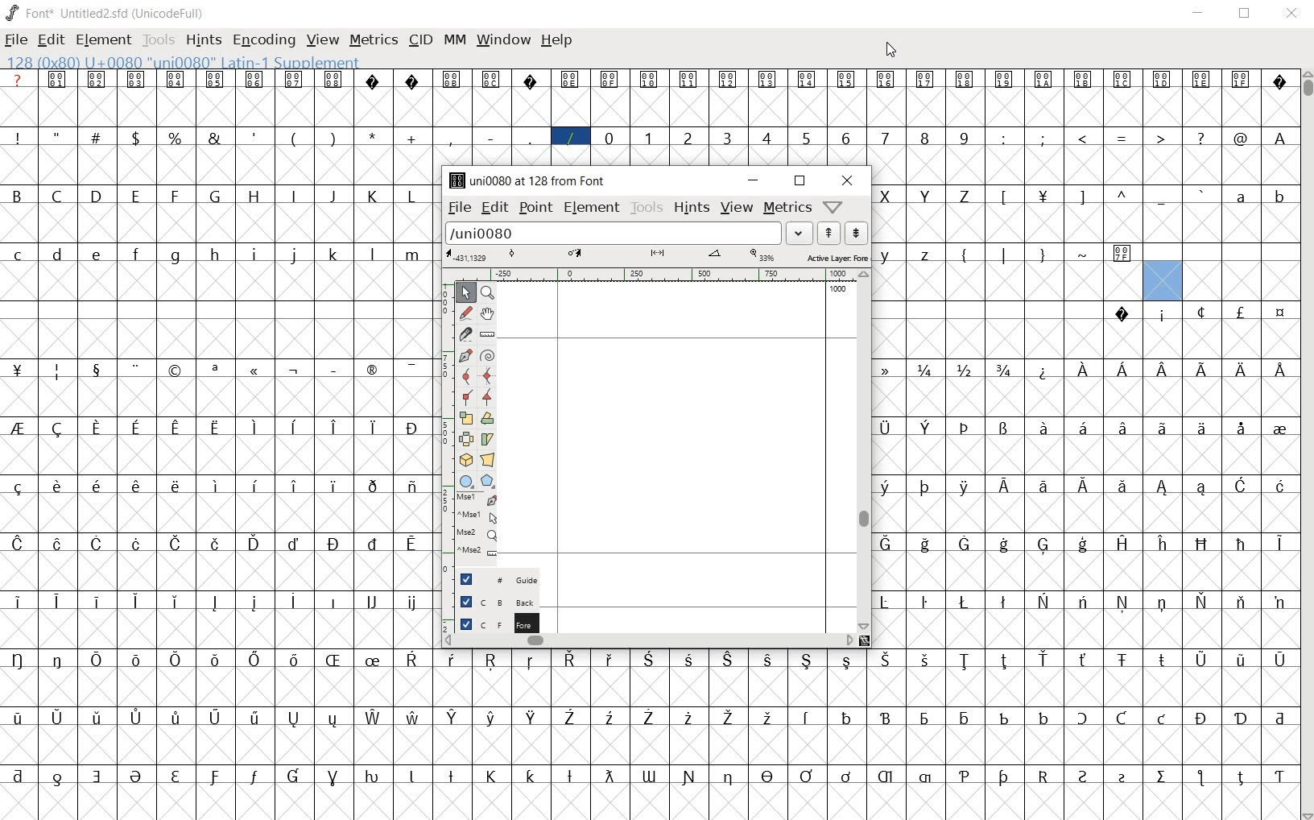 Image resolution: width=1314 pixels, height=820 pixels. Describe the element at coordinates (186, 61) in the screenshot. I see `GLYPHY INFO` at that location.